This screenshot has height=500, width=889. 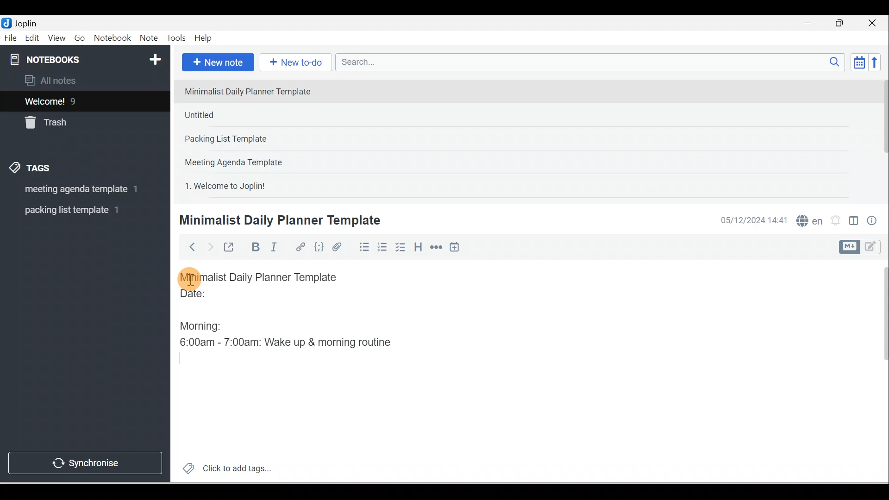 I want to click on Note, so click(x=148, y=38).